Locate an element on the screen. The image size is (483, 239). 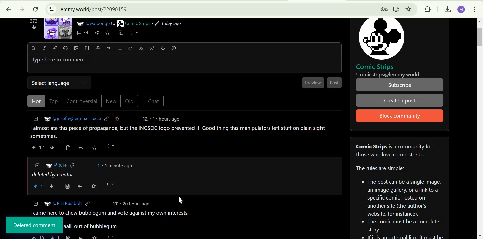
link is located at coordinates (73, 165).